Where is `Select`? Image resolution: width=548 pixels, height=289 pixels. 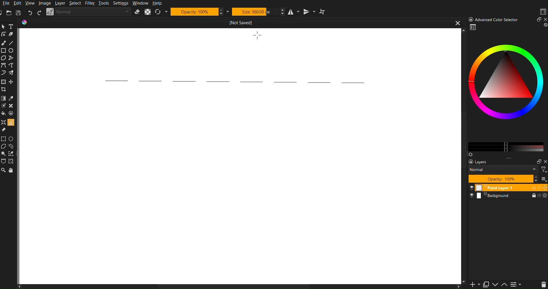 Select is located at coordinates (76, 3).